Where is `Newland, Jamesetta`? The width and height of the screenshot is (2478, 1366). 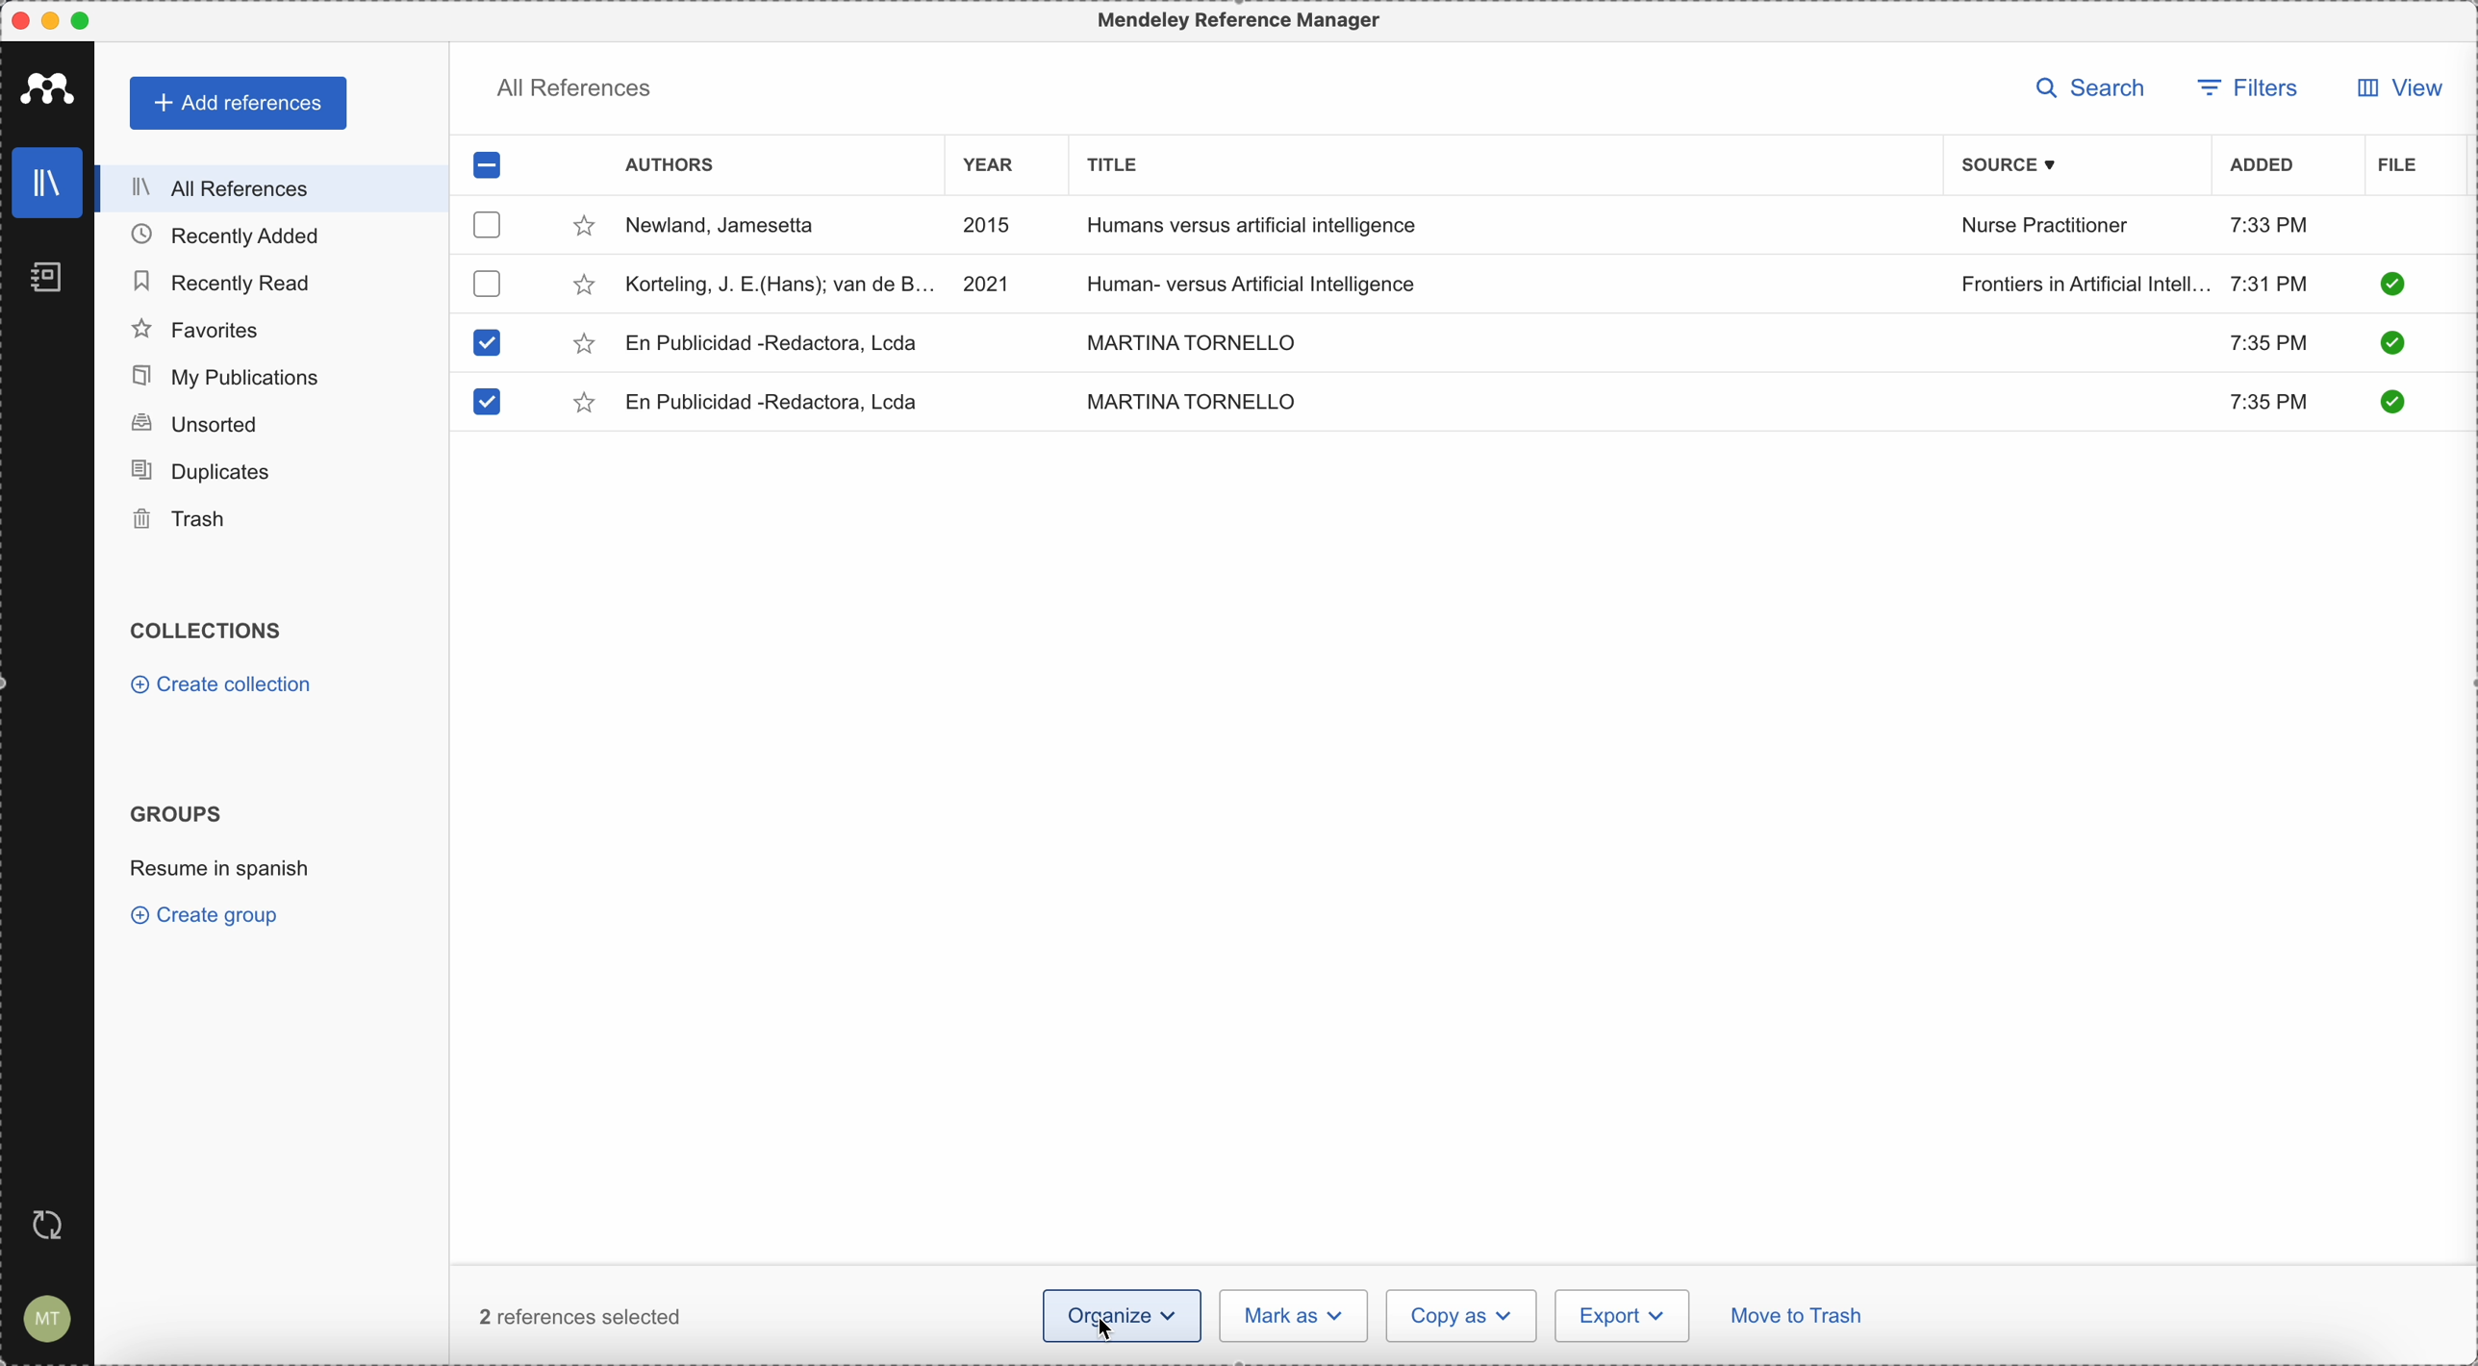
Newland, Jamesetta is located at coordinates (730, 227).